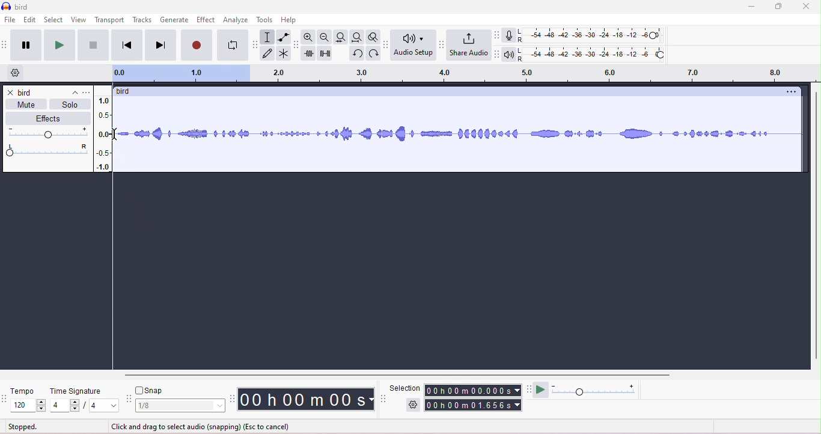 Image resolution: width=821 pixels, height=434 pixels. What do you see at coordinates (70, 105) in the screenshot?
I see `solo` at bounding box center [70, 105].